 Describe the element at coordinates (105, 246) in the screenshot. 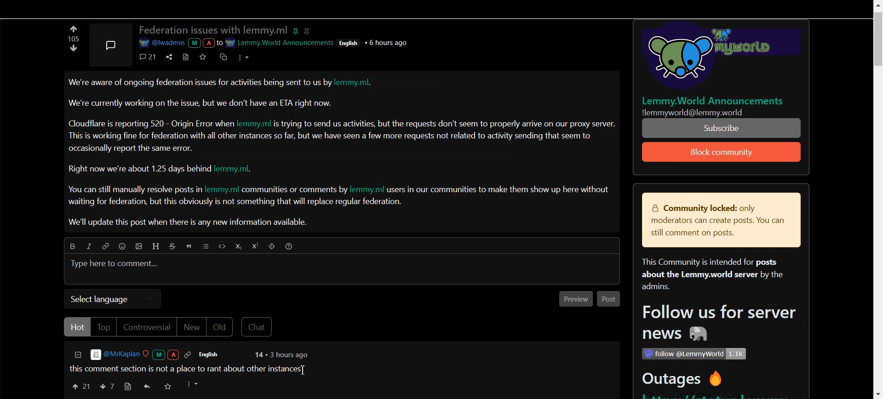

I see `Hyperlink` at that location.